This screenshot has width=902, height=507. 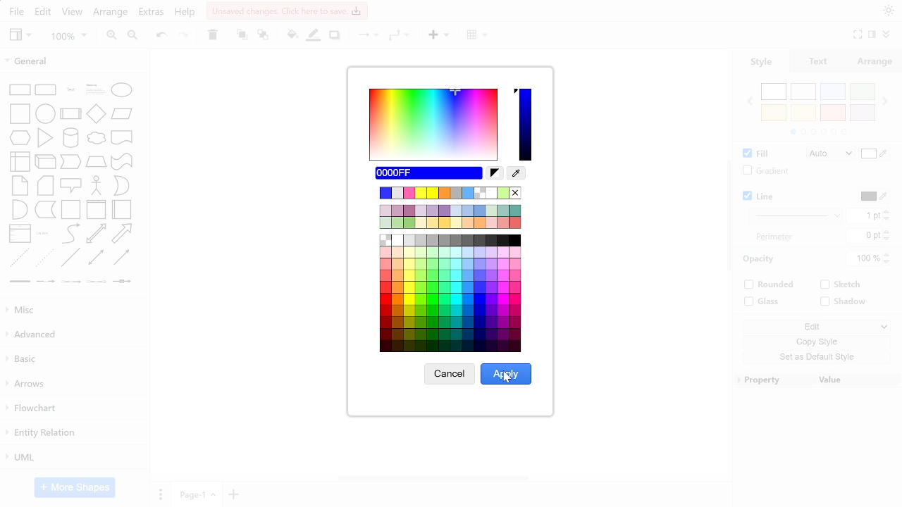 What do you see at coordinates (527, 123) in the screenshot?
I see `current color spectrum` at bounding box center [527, 123].